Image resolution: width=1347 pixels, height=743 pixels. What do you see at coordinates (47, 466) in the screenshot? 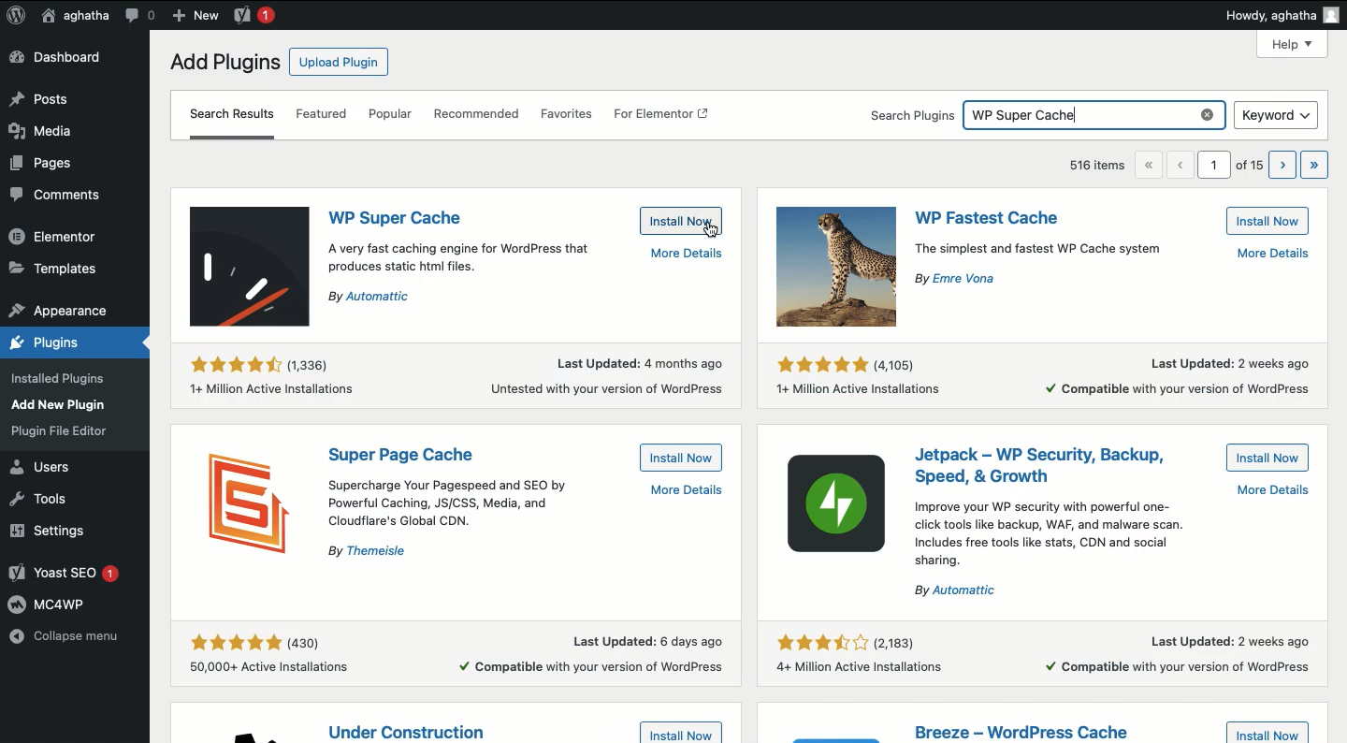
I see `Users` at bounding box center [47, 466].